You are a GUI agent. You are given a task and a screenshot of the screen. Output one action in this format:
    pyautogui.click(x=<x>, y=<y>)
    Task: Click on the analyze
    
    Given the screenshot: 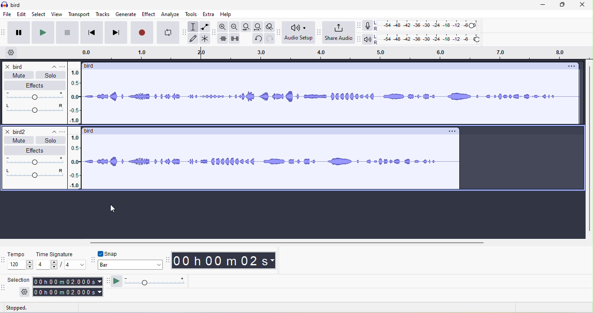 What is the action you would take?
    pyautogui.click(x=170, y=13)
    